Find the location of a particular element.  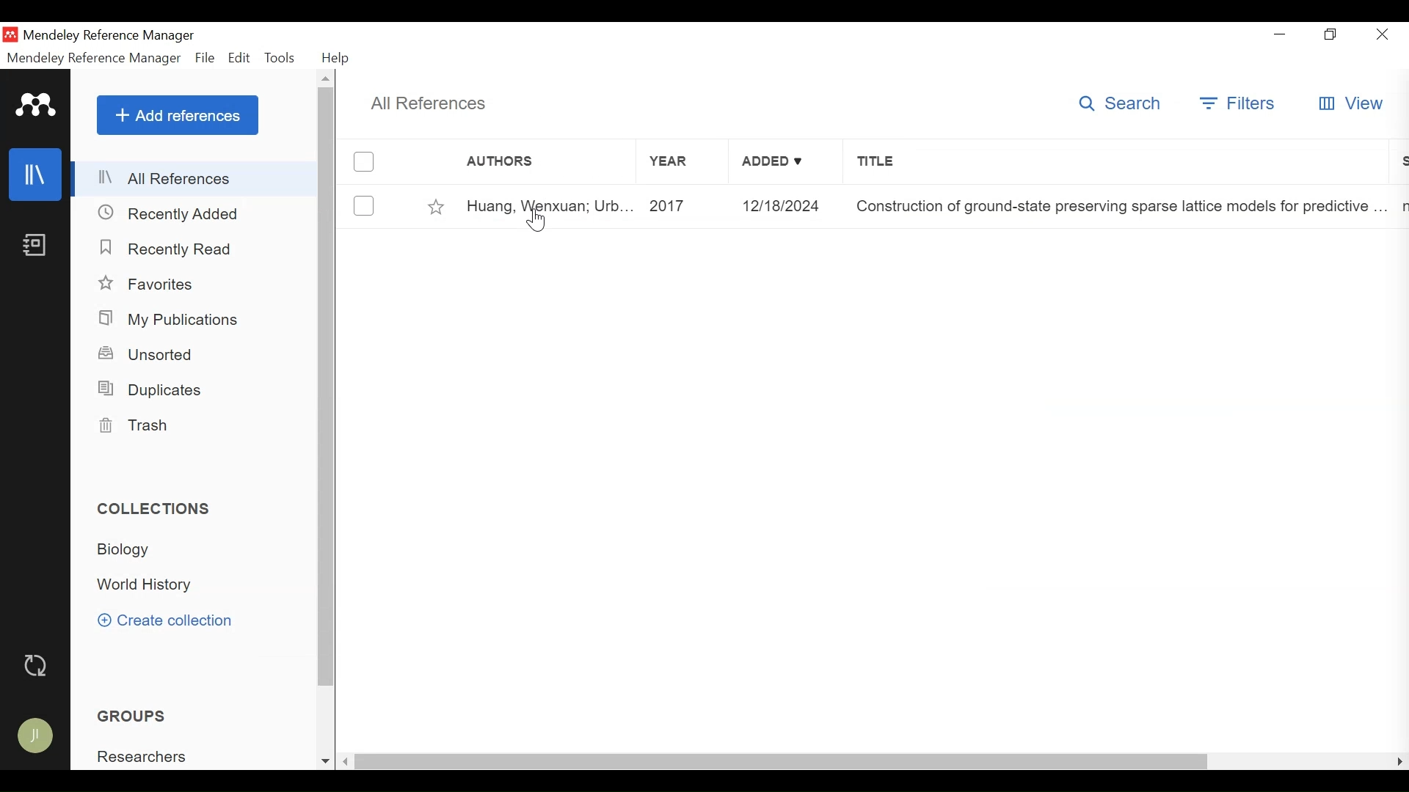

Unsorted is located at coordinates (153, 355).